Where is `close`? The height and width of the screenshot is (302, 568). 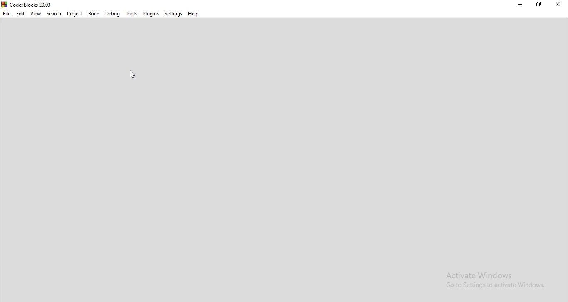
close is located at coordinates (559, 4).